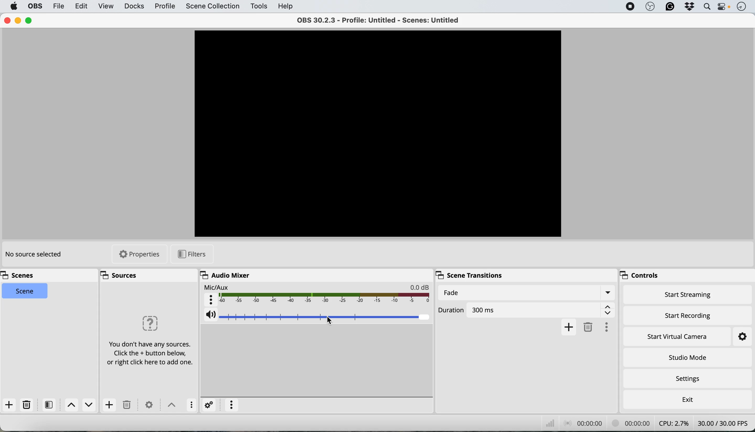  I want to click on start streaming, so click(686, 295).